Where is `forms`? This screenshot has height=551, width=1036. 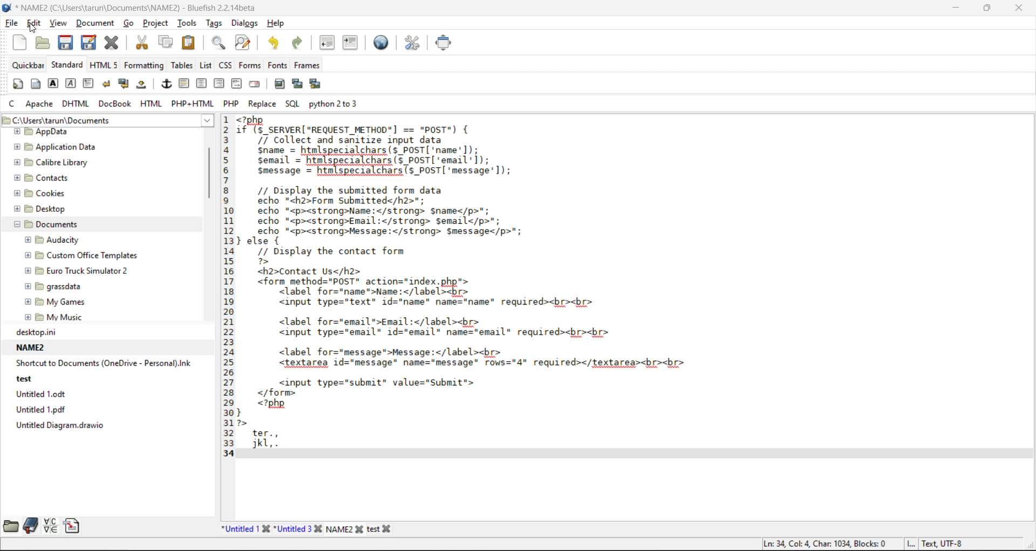 forms is located at coordinates (251, 65).